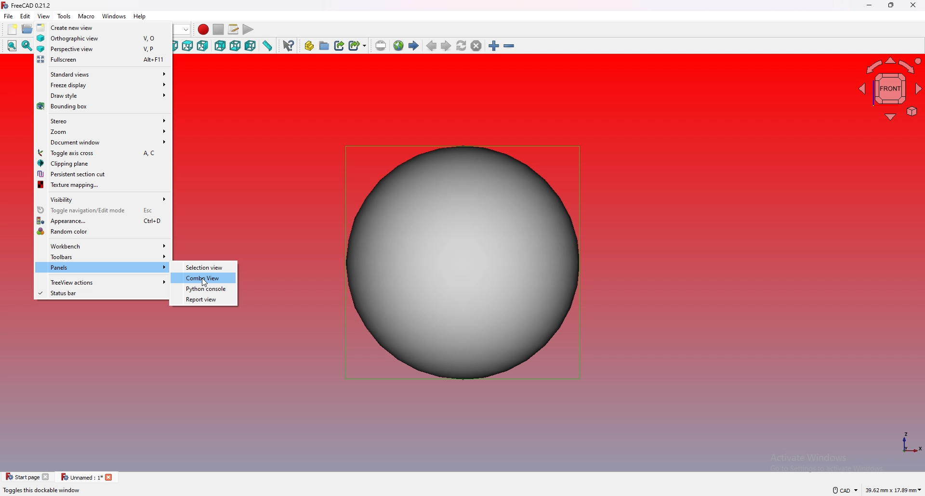 The image size is (925, 496). I want to click on resize, so click(891, 6).